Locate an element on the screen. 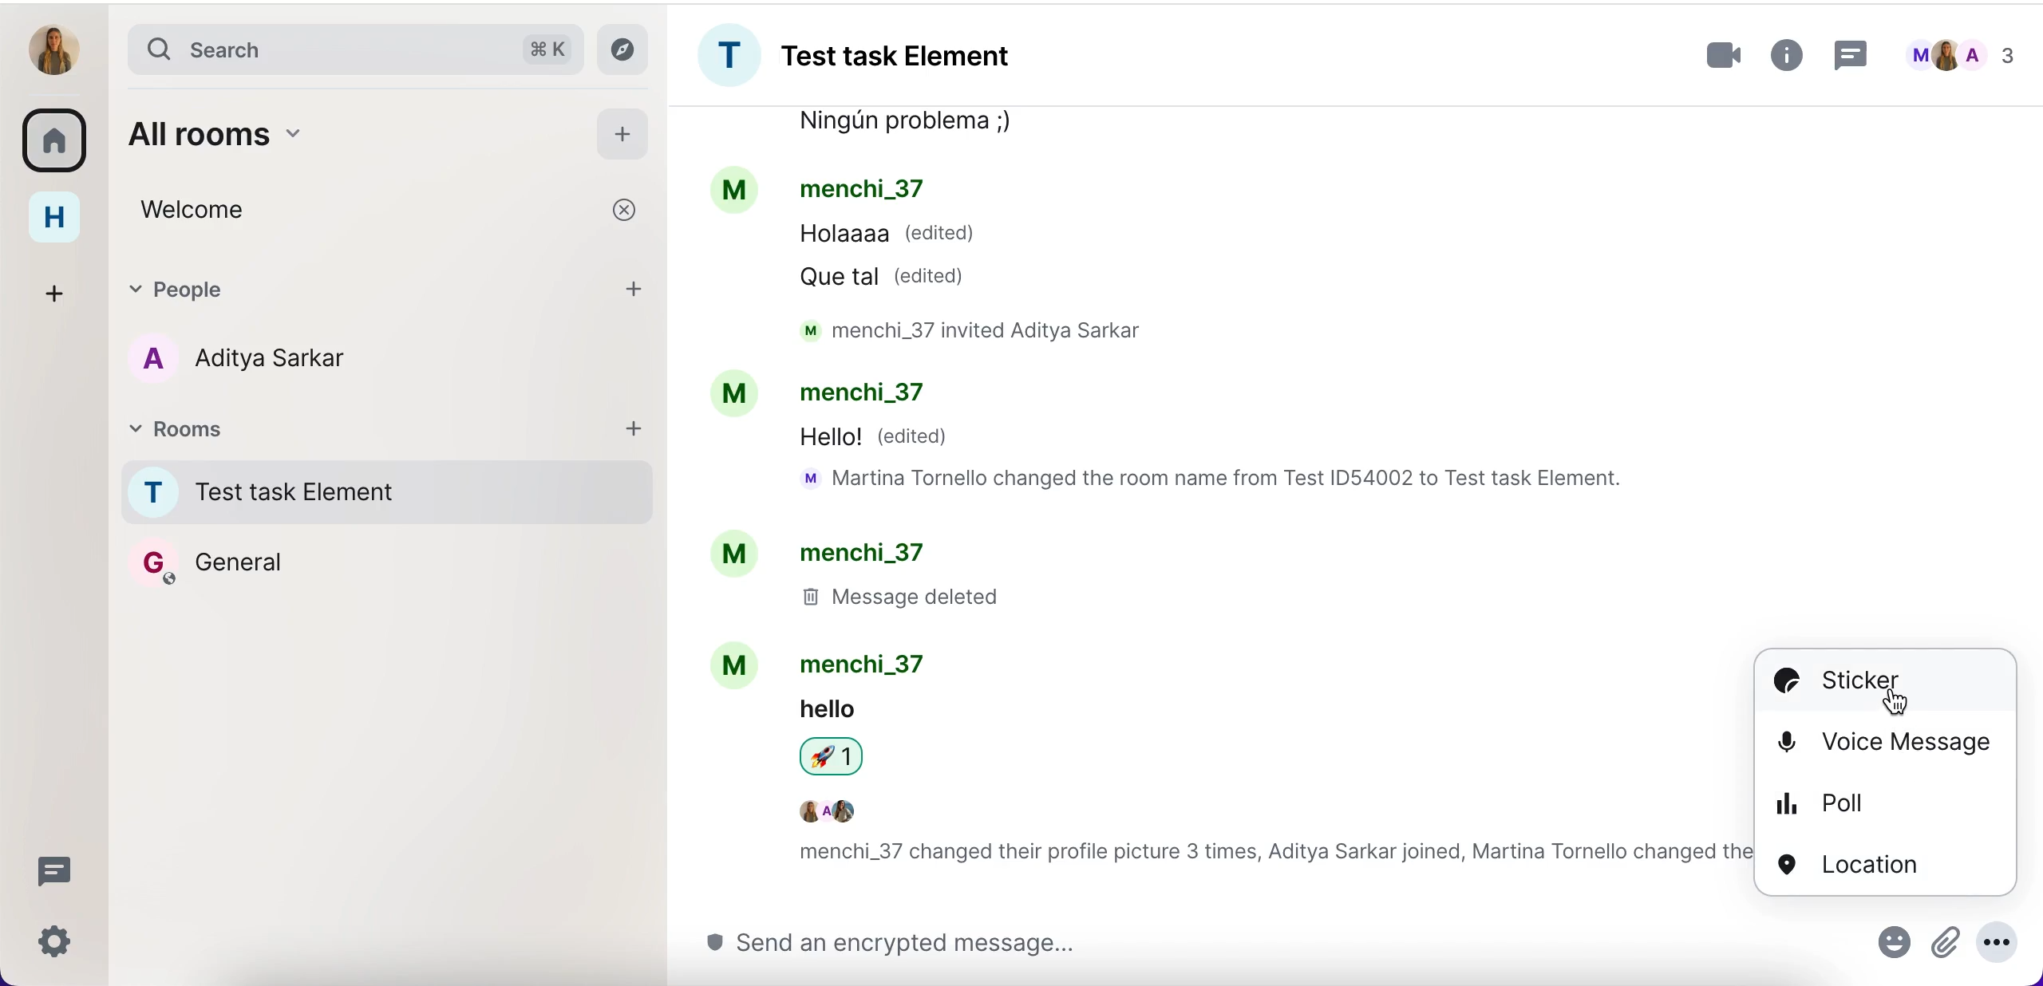  send message is located at coordinates (1226, 943).